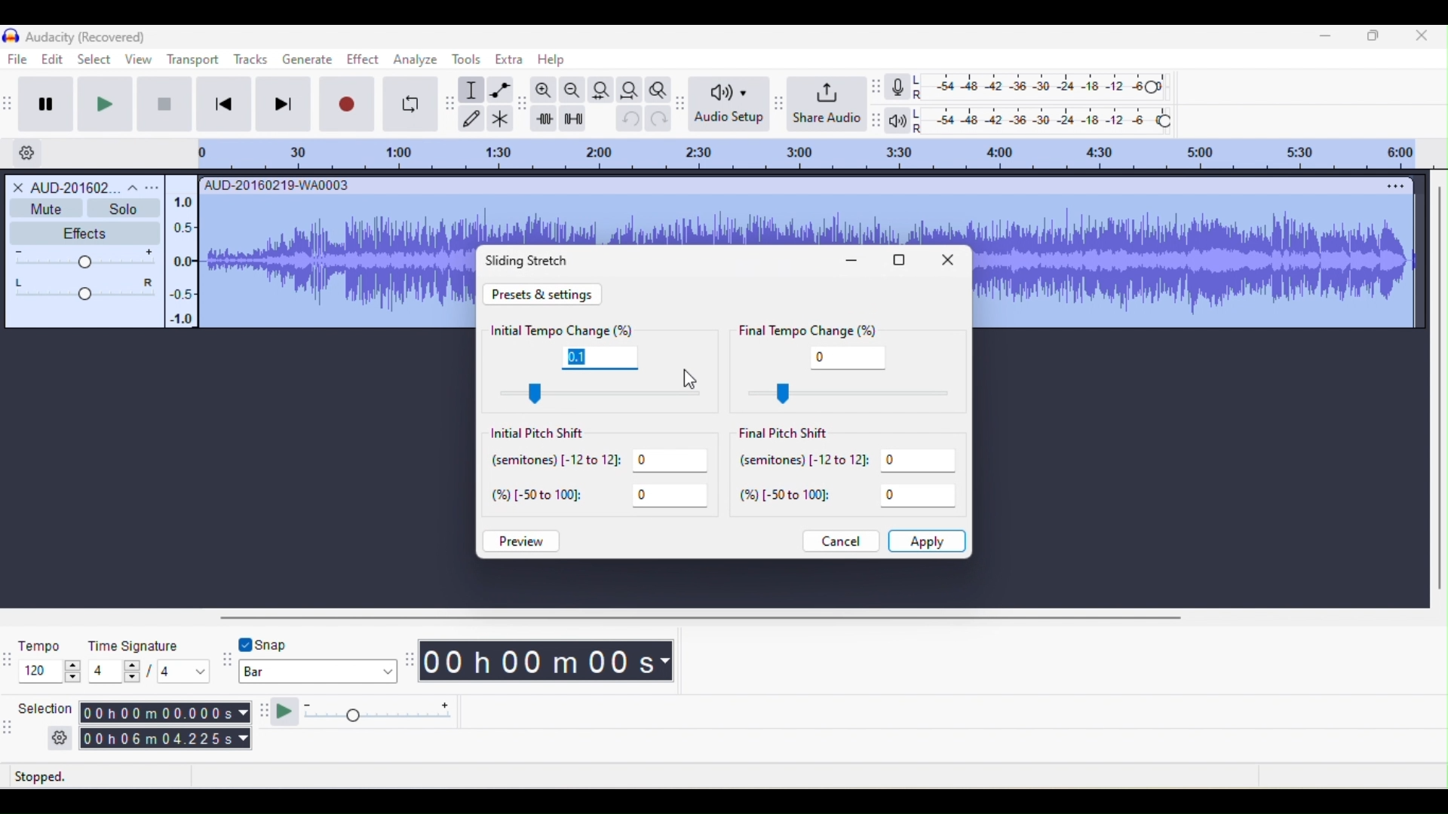 The image size is (1448, 814). I want to click on share audio, so click(827, 102).